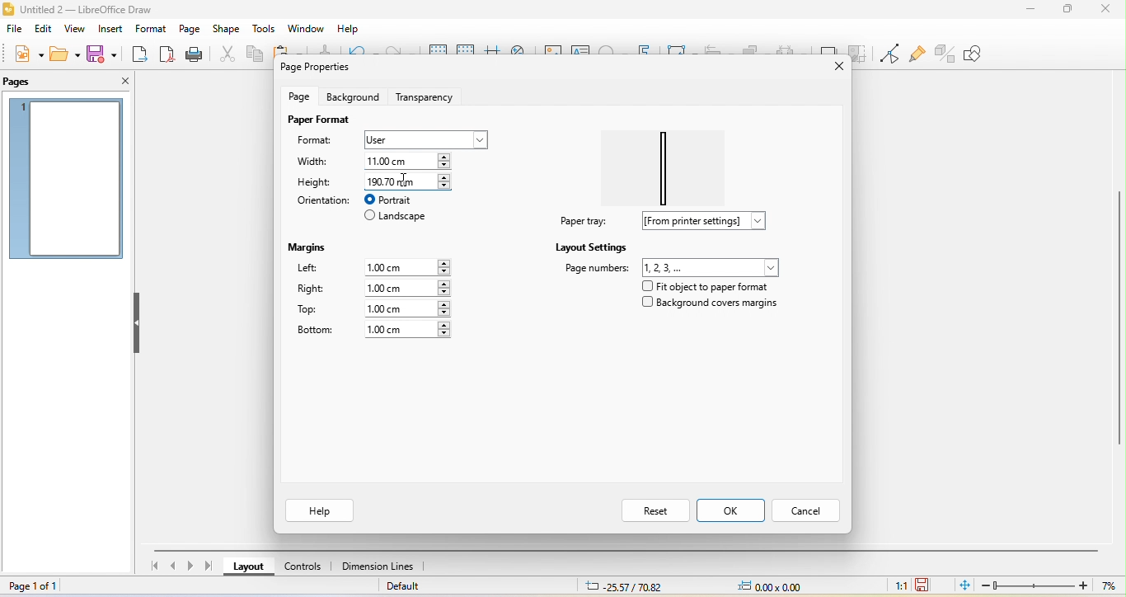  I want to click on paper format, so click(318, 120).